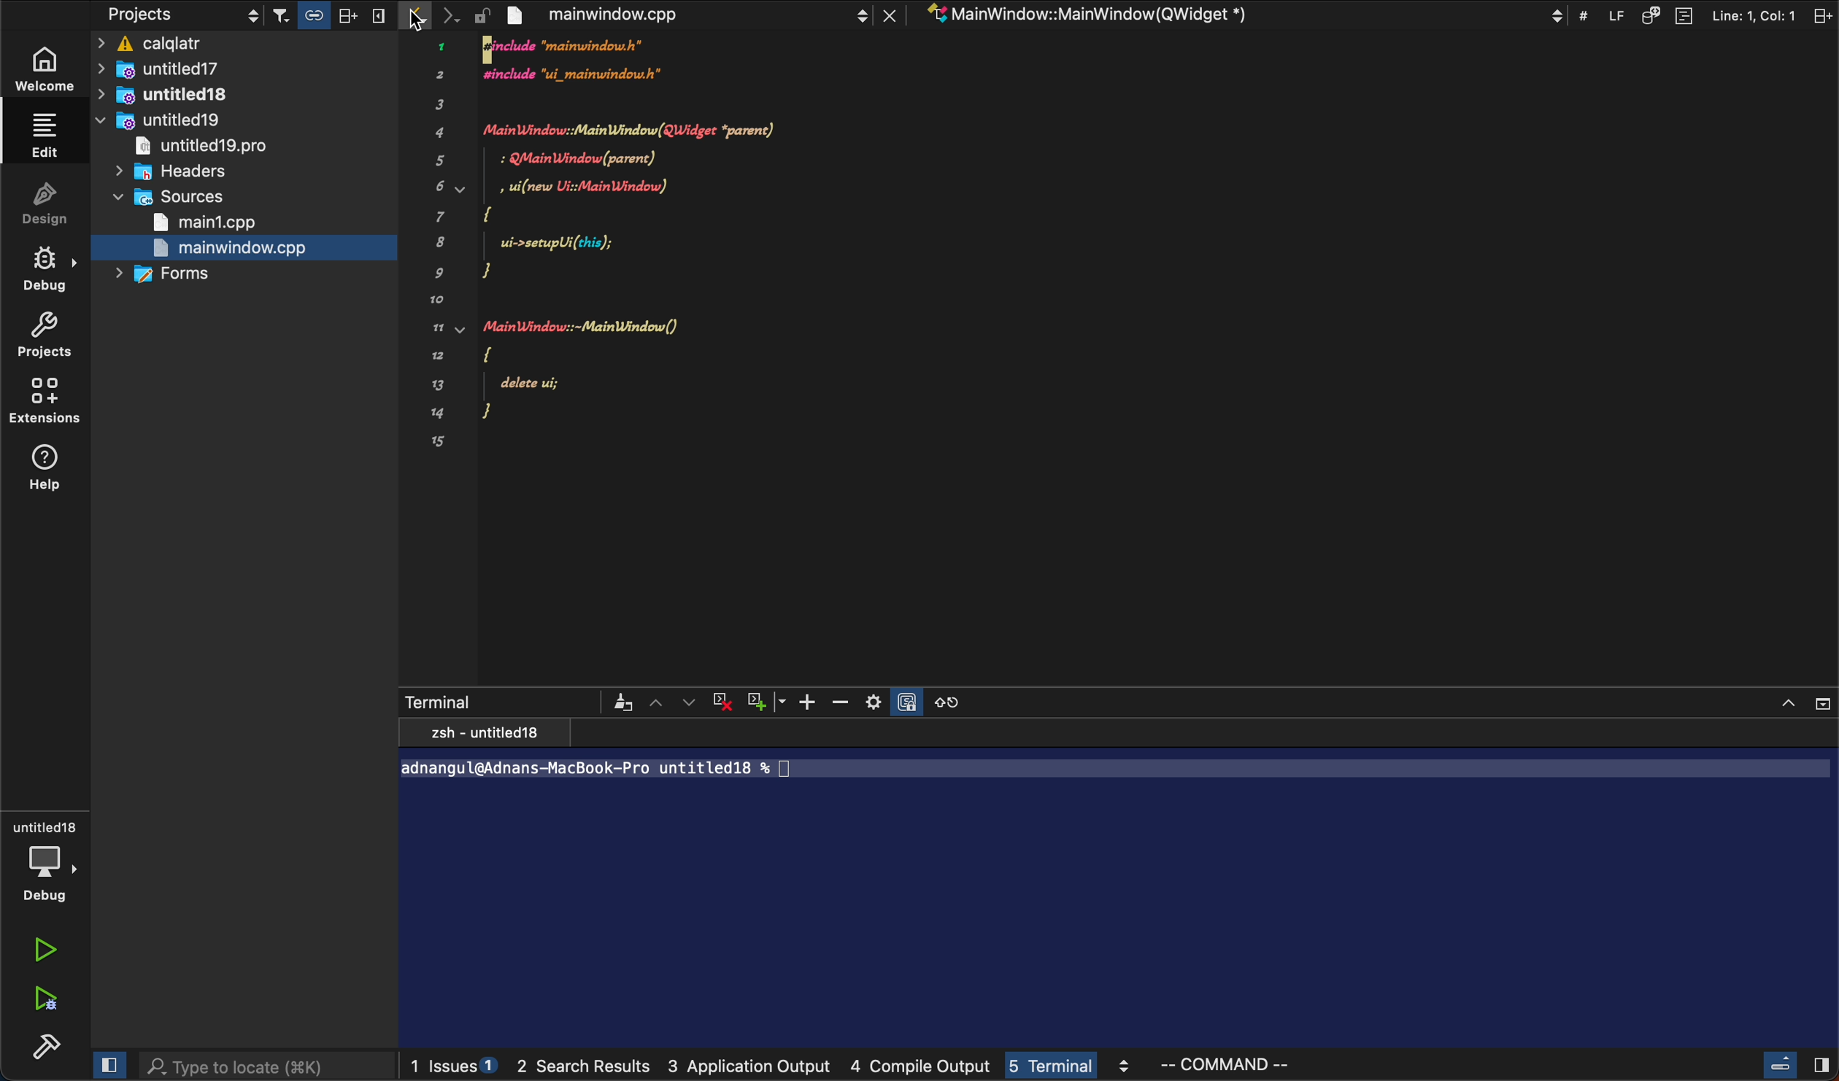 This screenshot has width=1839, height=1081. What do you see at coordinates (47, 469) in the screenshot?
I see `help` at bounding box center [47, 469].